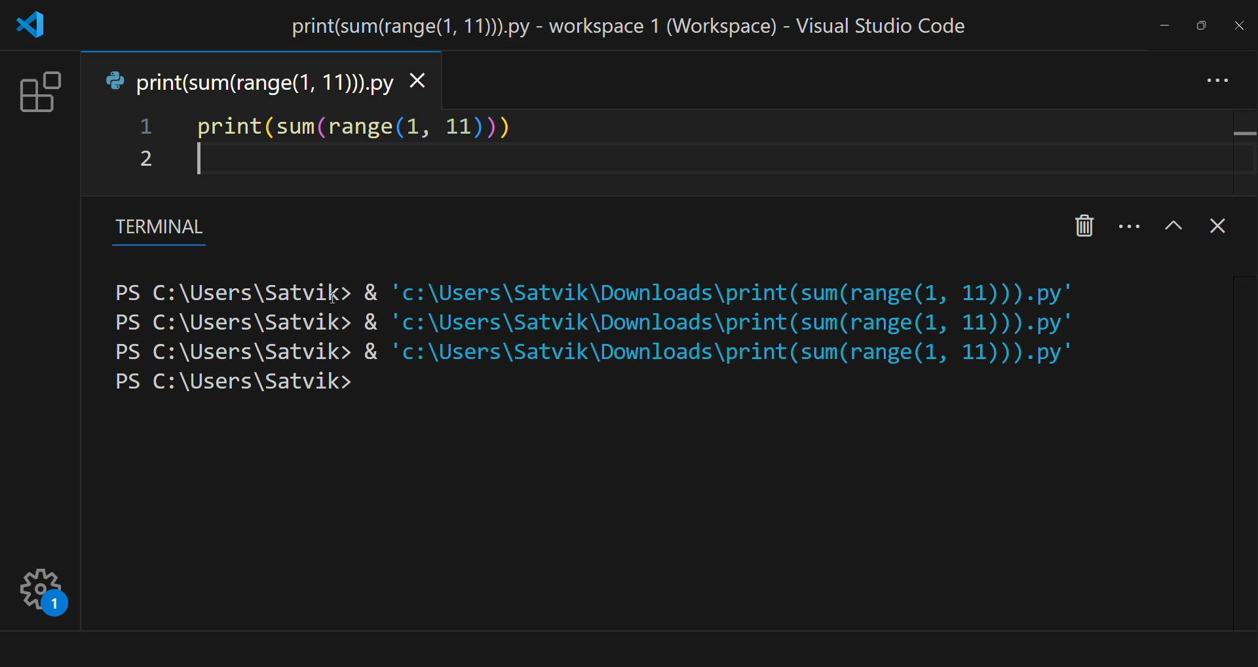 The image size is (1258, 667). Describe the element at coordinates (630, 25) in the screenshot. I see `title` at that location.